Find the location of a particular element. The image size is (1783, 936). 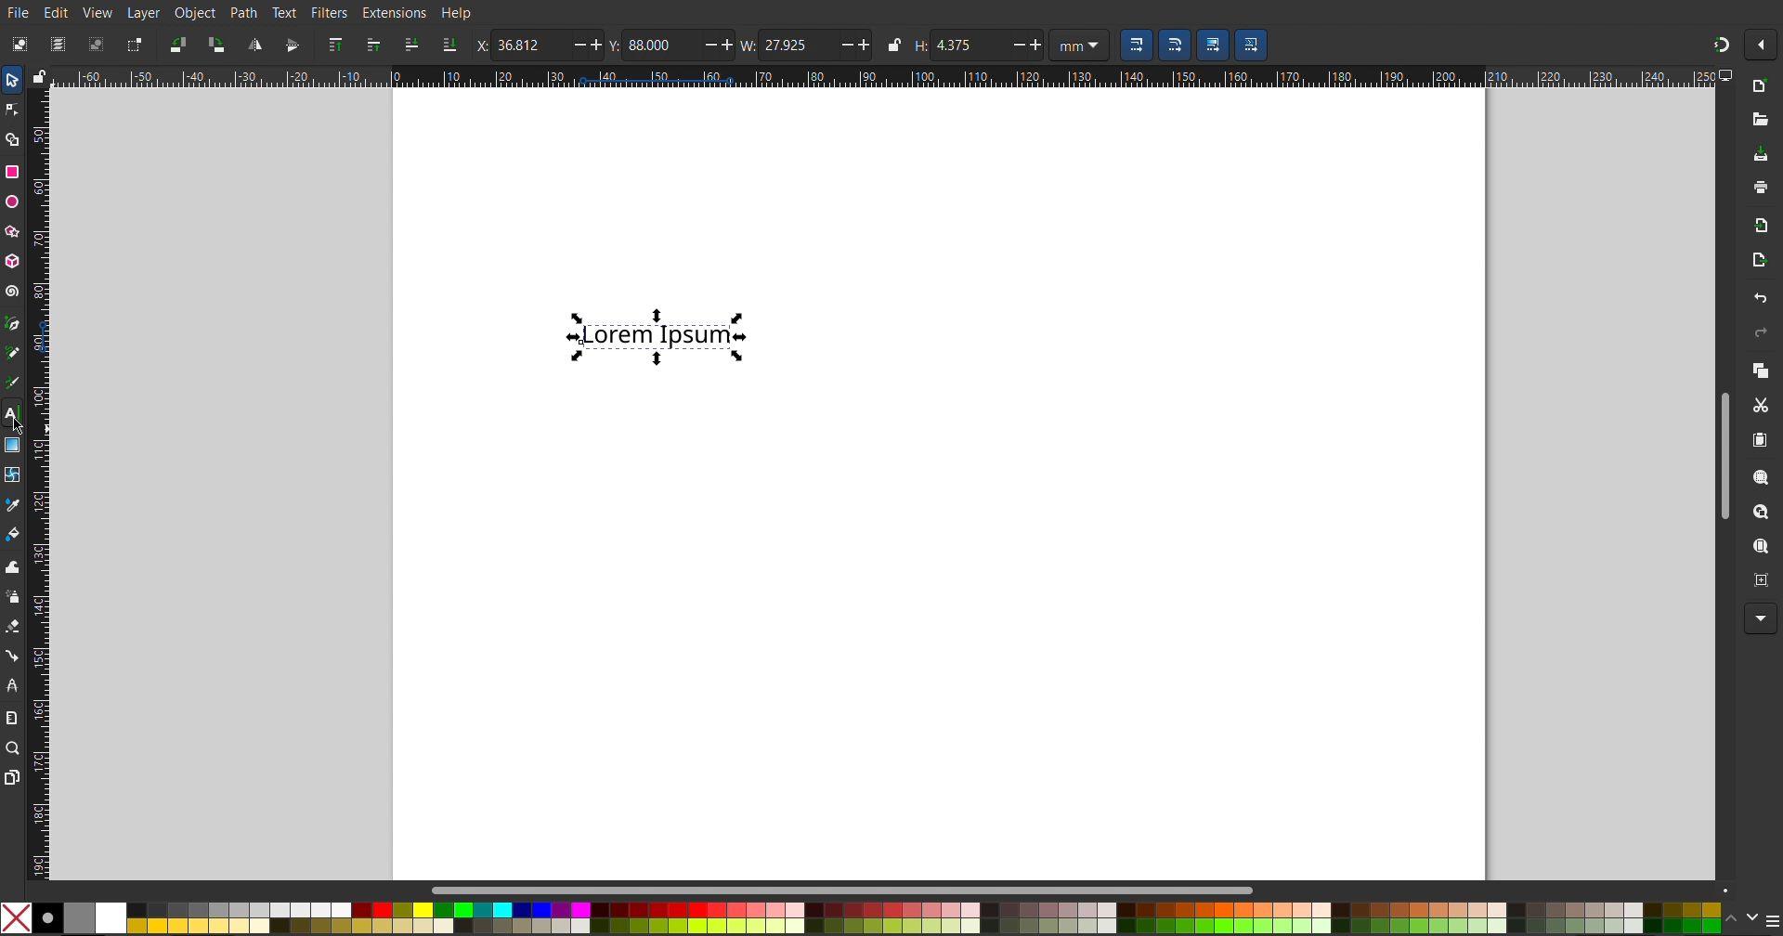

Redo is located at coordinates (1757, 332).